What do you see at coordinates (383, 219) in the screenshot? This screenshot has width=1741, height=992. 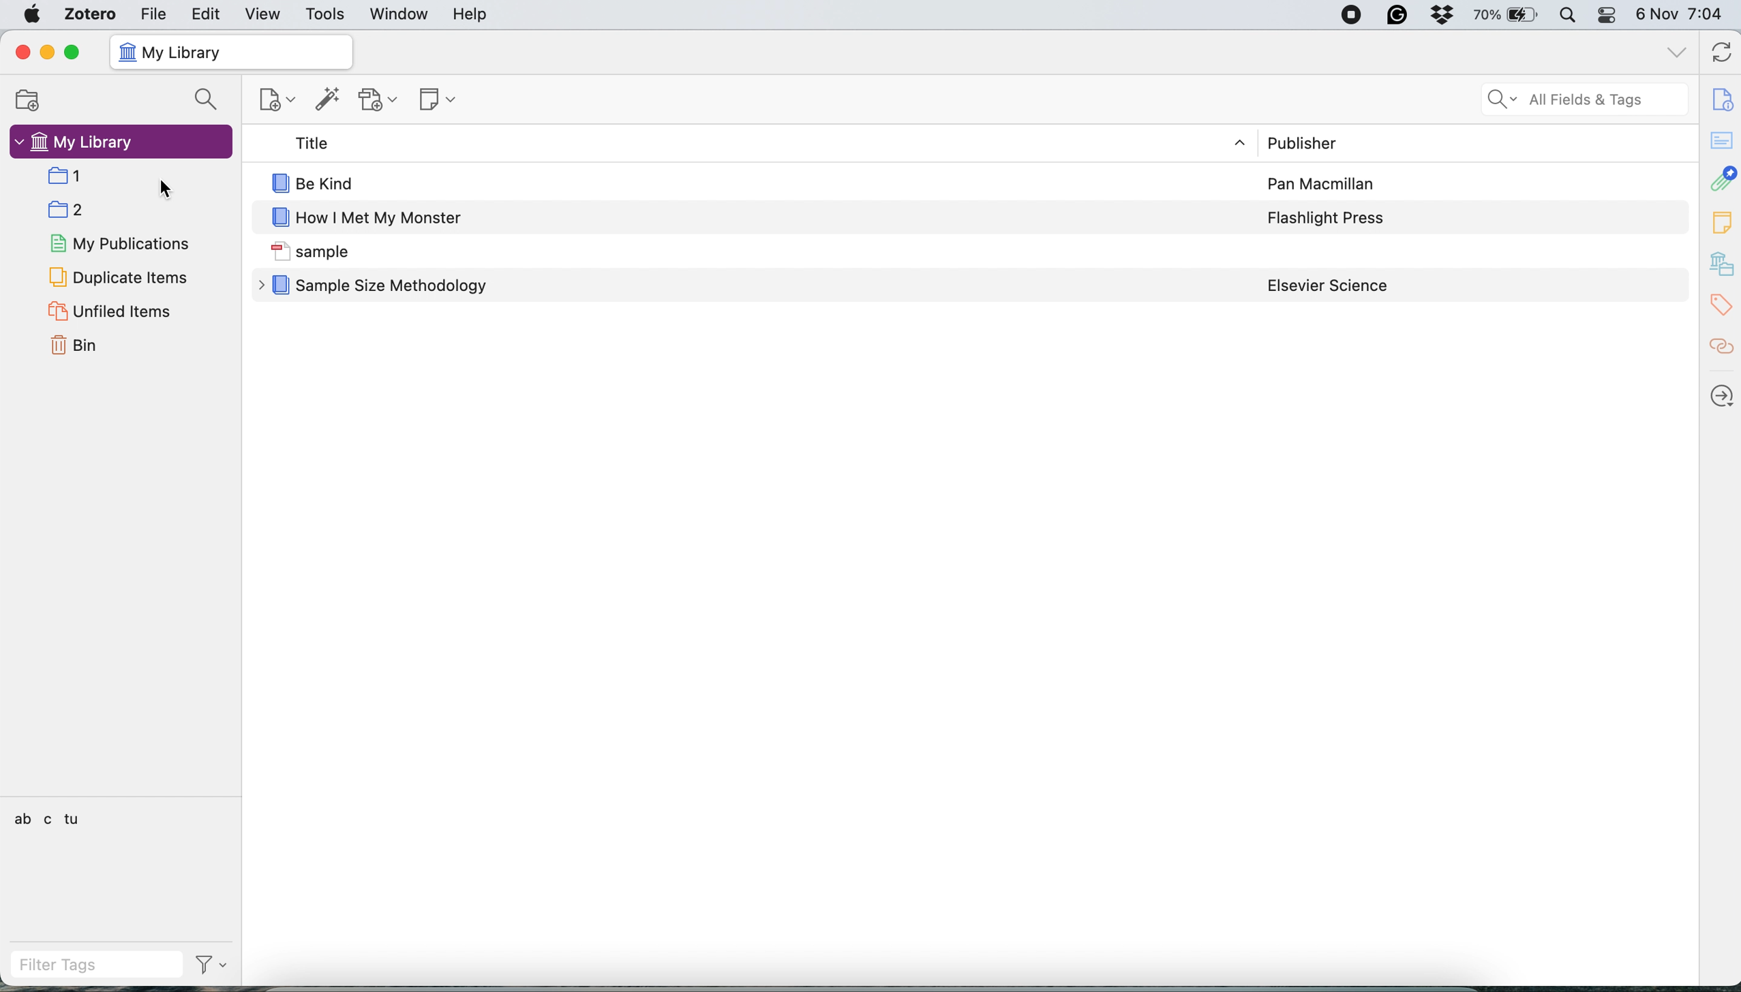 I see `How | Met My Monster` at bounding box center [383, 219].